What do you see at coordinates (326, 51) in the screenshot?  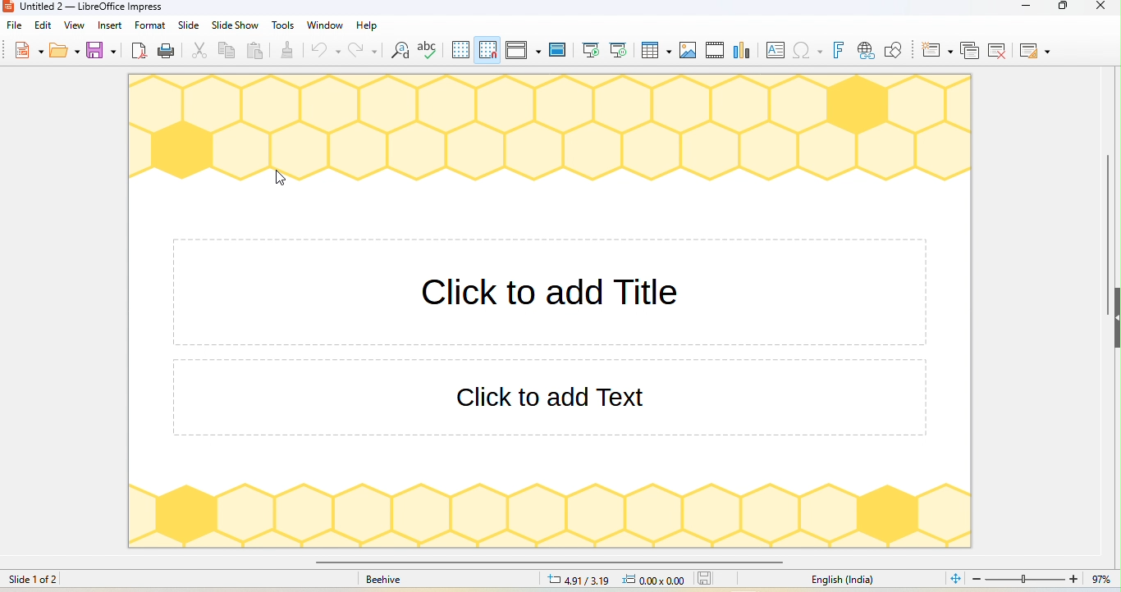 I see `undo` at bounding box center [326, 51].